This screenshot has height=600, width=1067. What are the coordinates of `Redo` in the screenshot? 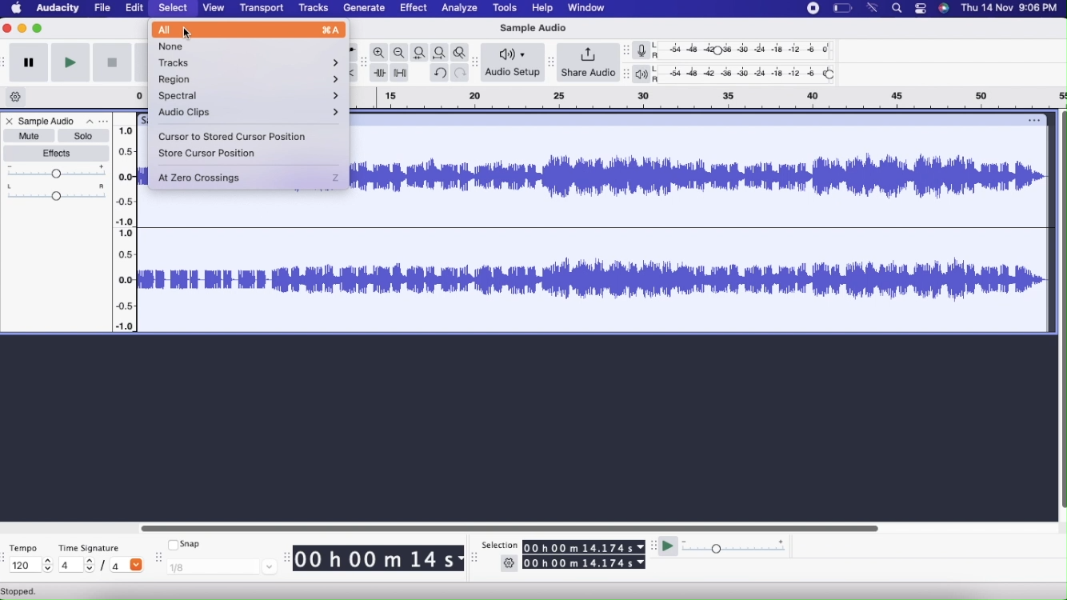 It's located at (461, 73).